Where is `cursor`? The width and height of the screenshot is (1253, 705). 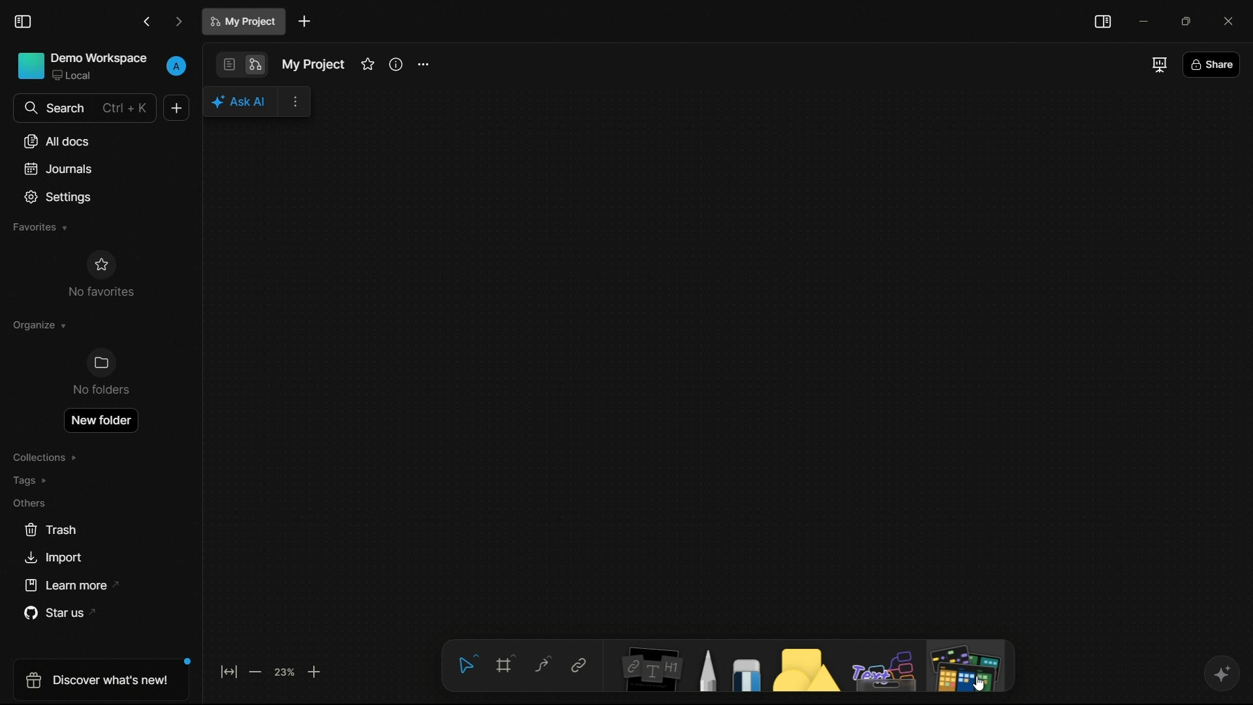 cursor is located at coordinates (978, 685).